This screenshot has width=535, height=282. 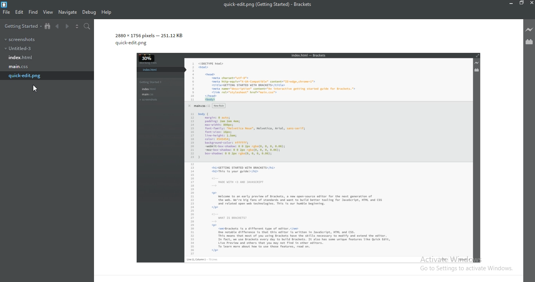 What do you see at coordinates (5, 4) in the screenshot?
I see `brackets icon` at bounding box center [5, 4].